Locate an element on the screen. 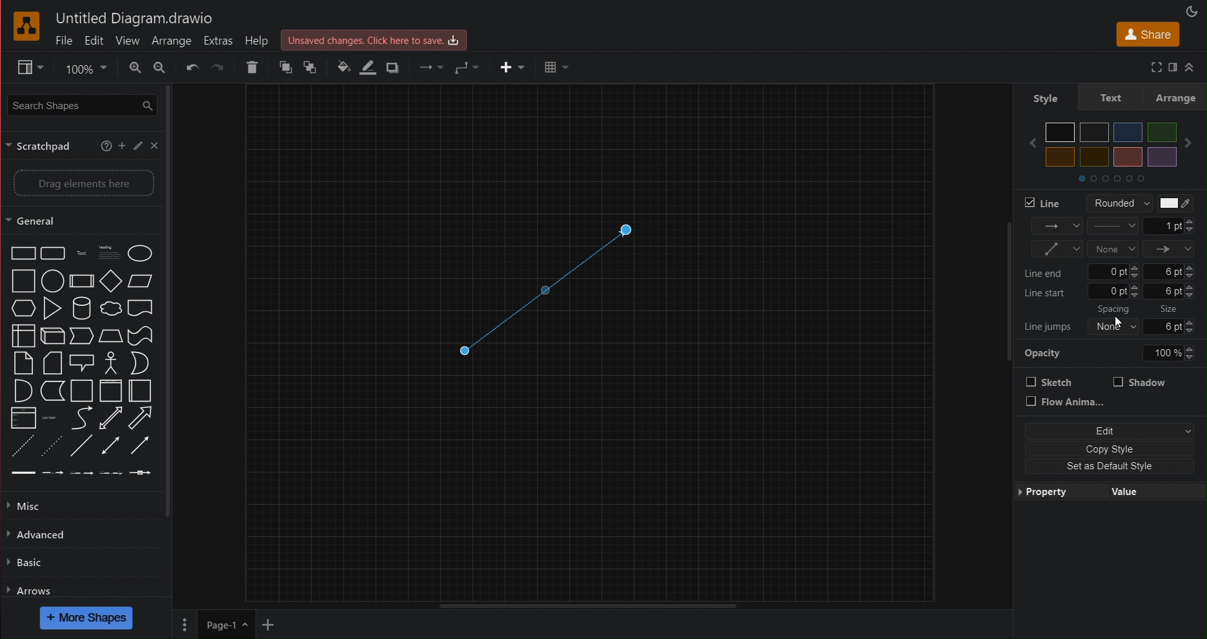 The width and height of the screenshot is (1207, 639). Zoom In is located at coordinates (134, 67).